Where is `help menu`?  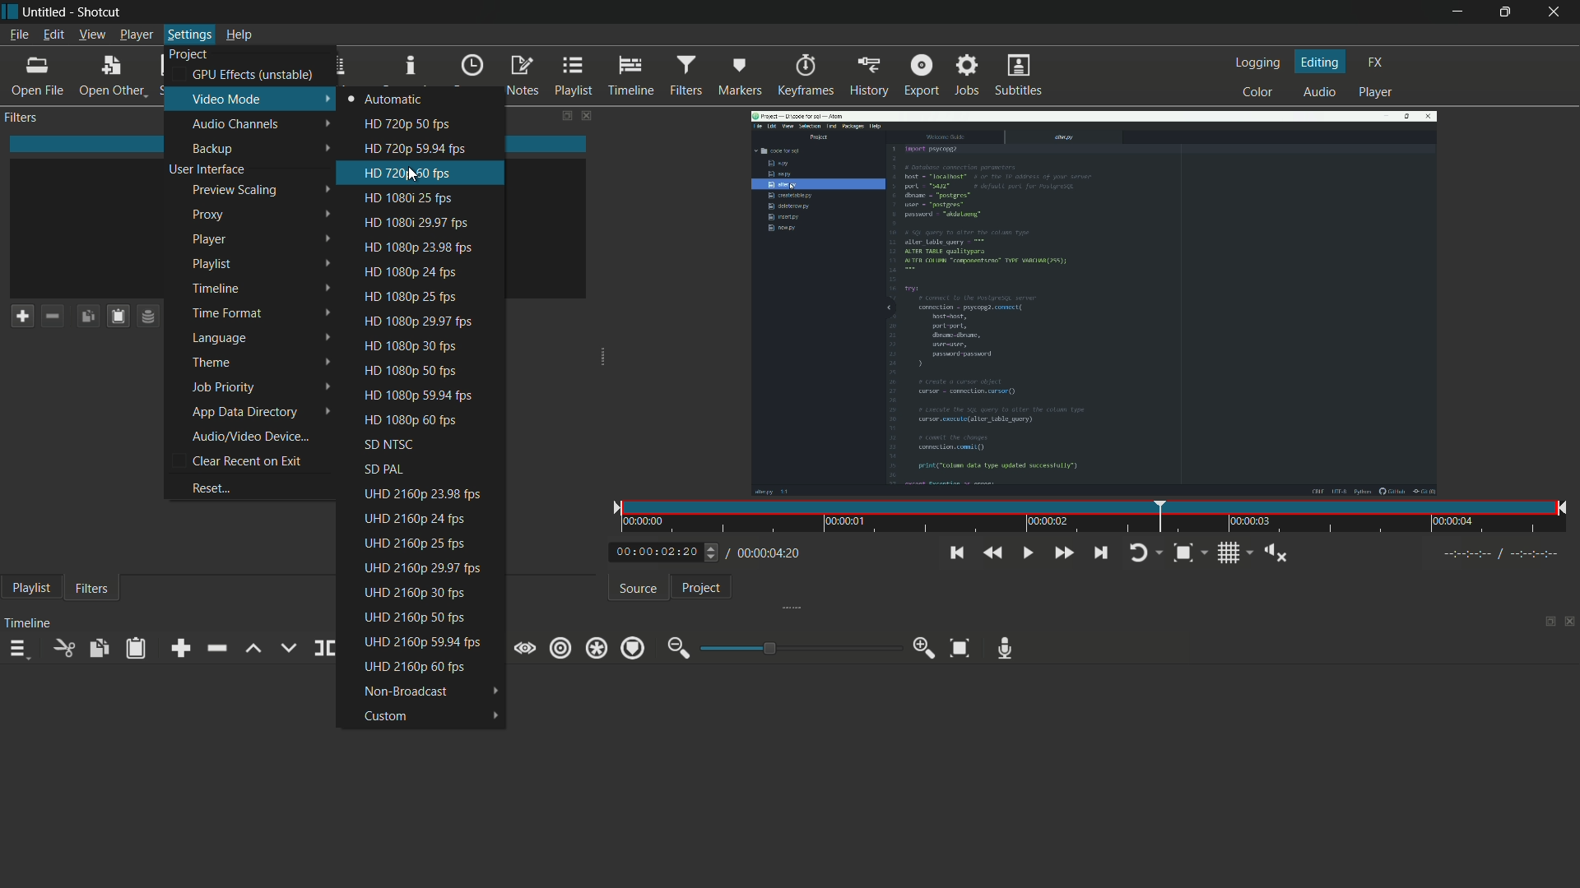
help menu is located at coordinates (239, 36).